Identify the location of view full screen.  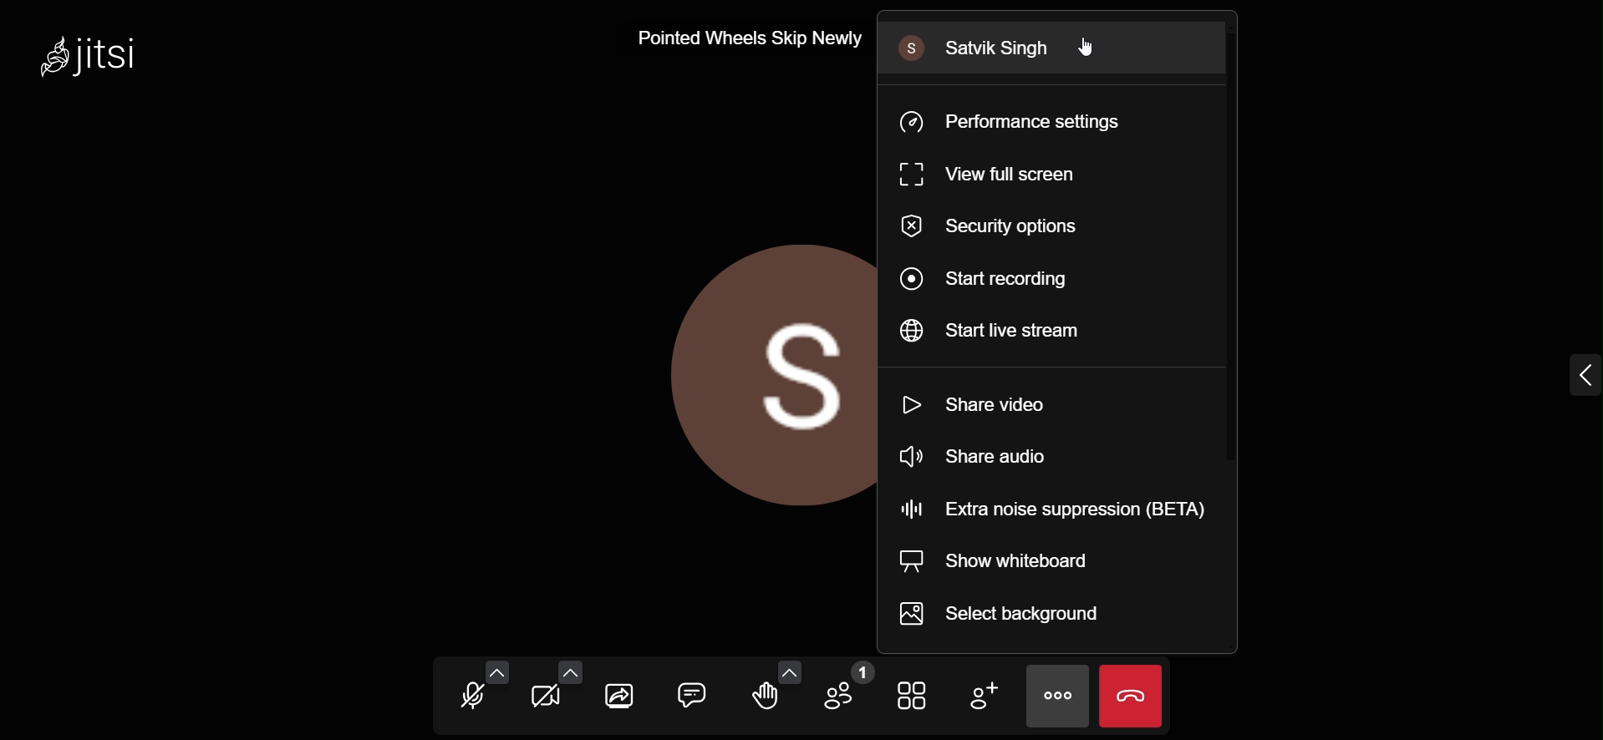
(990, 174).